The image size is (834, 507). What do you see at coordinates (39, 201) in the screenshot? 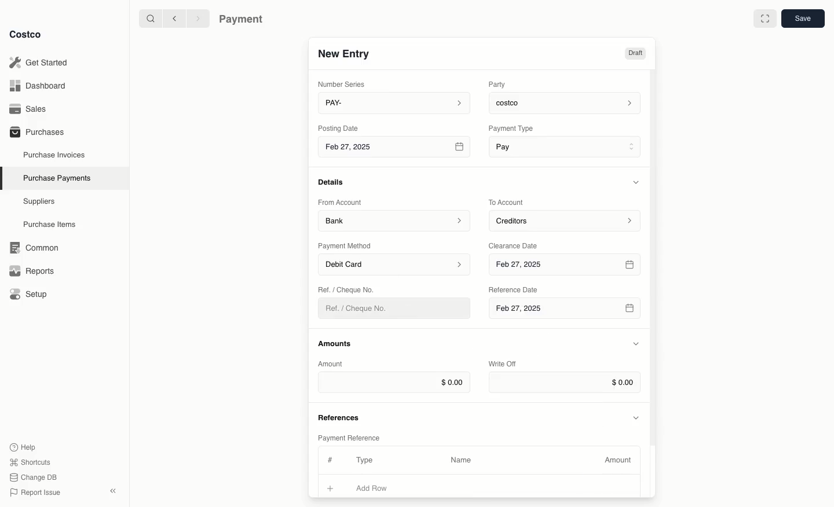
I see `Suppliers` at bounding box center [39, 201].